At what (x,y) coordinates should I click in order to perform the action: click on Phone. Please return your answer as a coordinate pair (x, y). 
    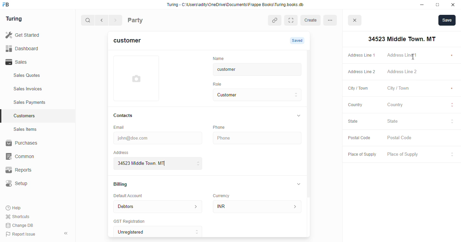
    Looking at the image, I should click on (223, 127).